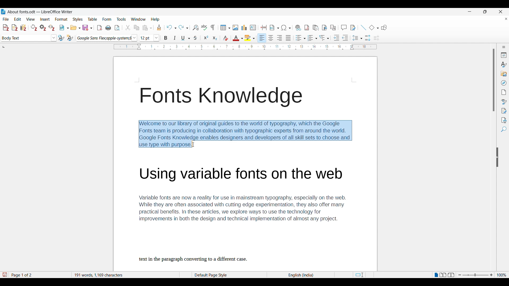  I want to click on Add note, so click(15, 28).